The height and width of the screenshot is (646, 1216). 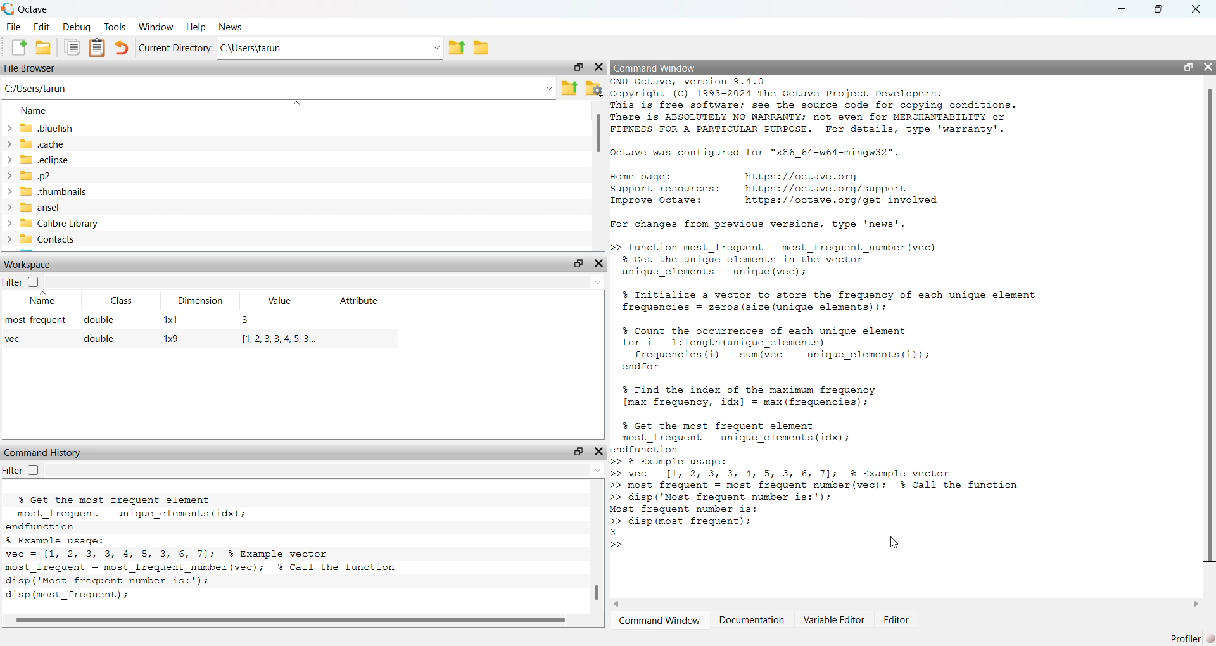 What do you see at coordinates (47, 239) in the screenshot?
I see `Contacts` at bounding box center [47, 239].